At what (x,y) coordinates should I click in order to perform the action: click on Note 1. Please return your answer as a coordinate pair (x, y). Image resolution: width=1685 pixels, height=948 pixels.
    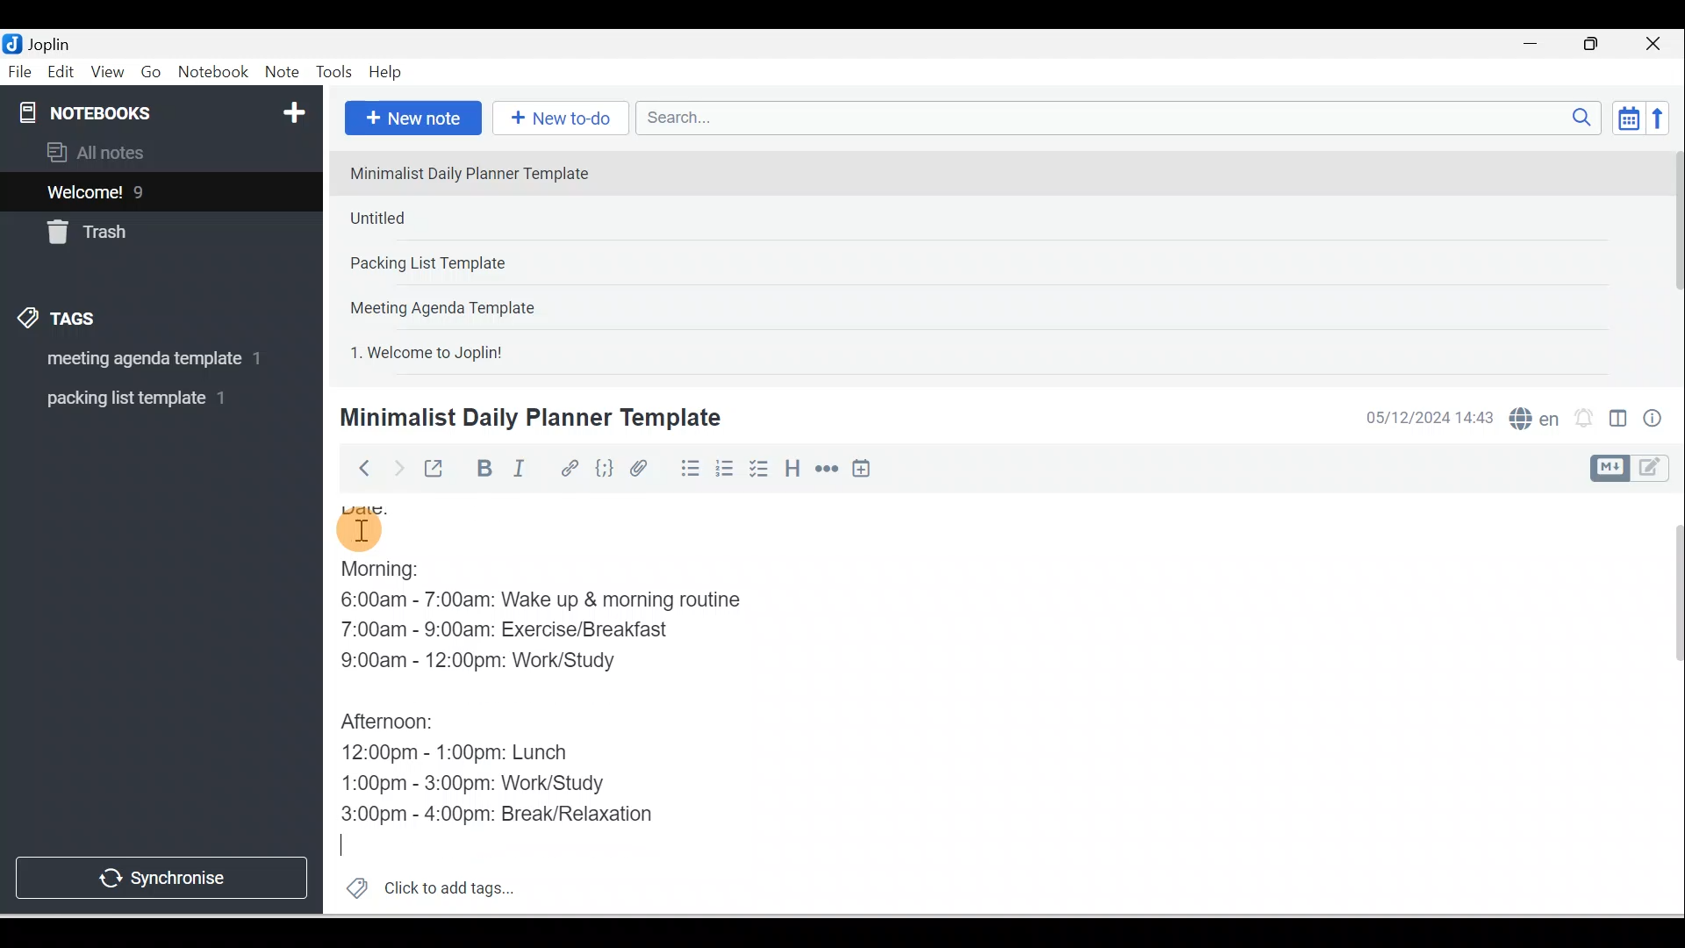
    Looking at the image, I should click on (482, 172).